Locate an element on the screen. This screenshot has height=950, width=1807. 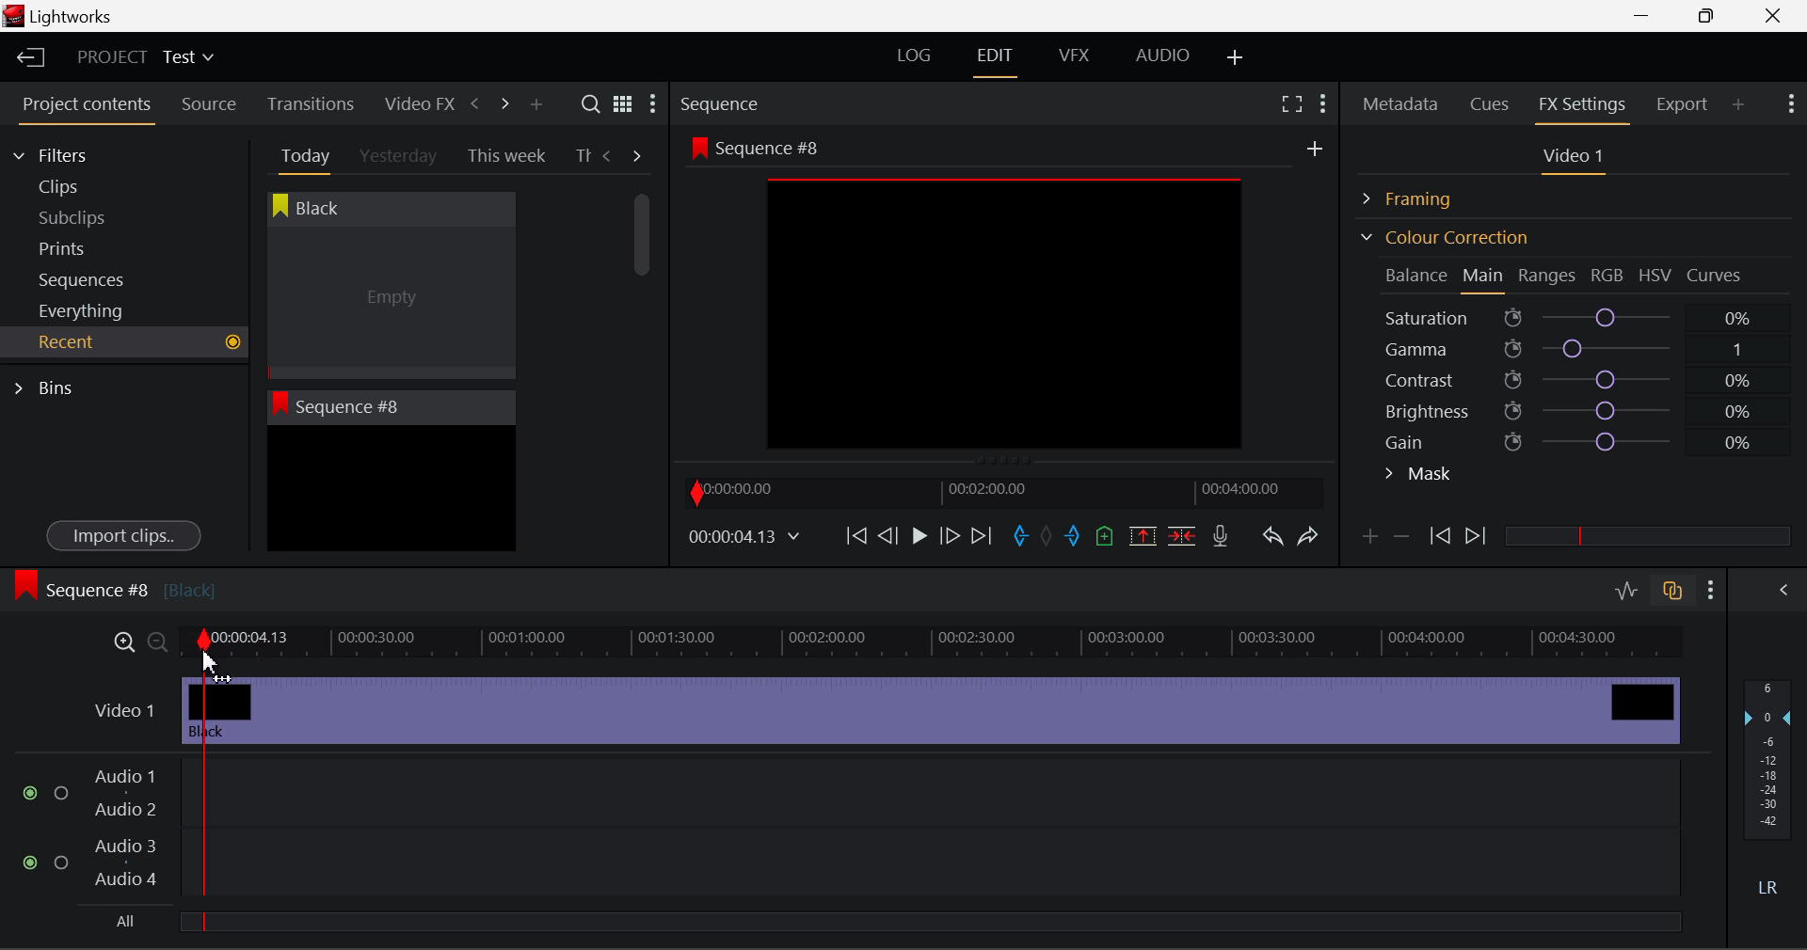
Redo is located at coordinates (1308, 535).